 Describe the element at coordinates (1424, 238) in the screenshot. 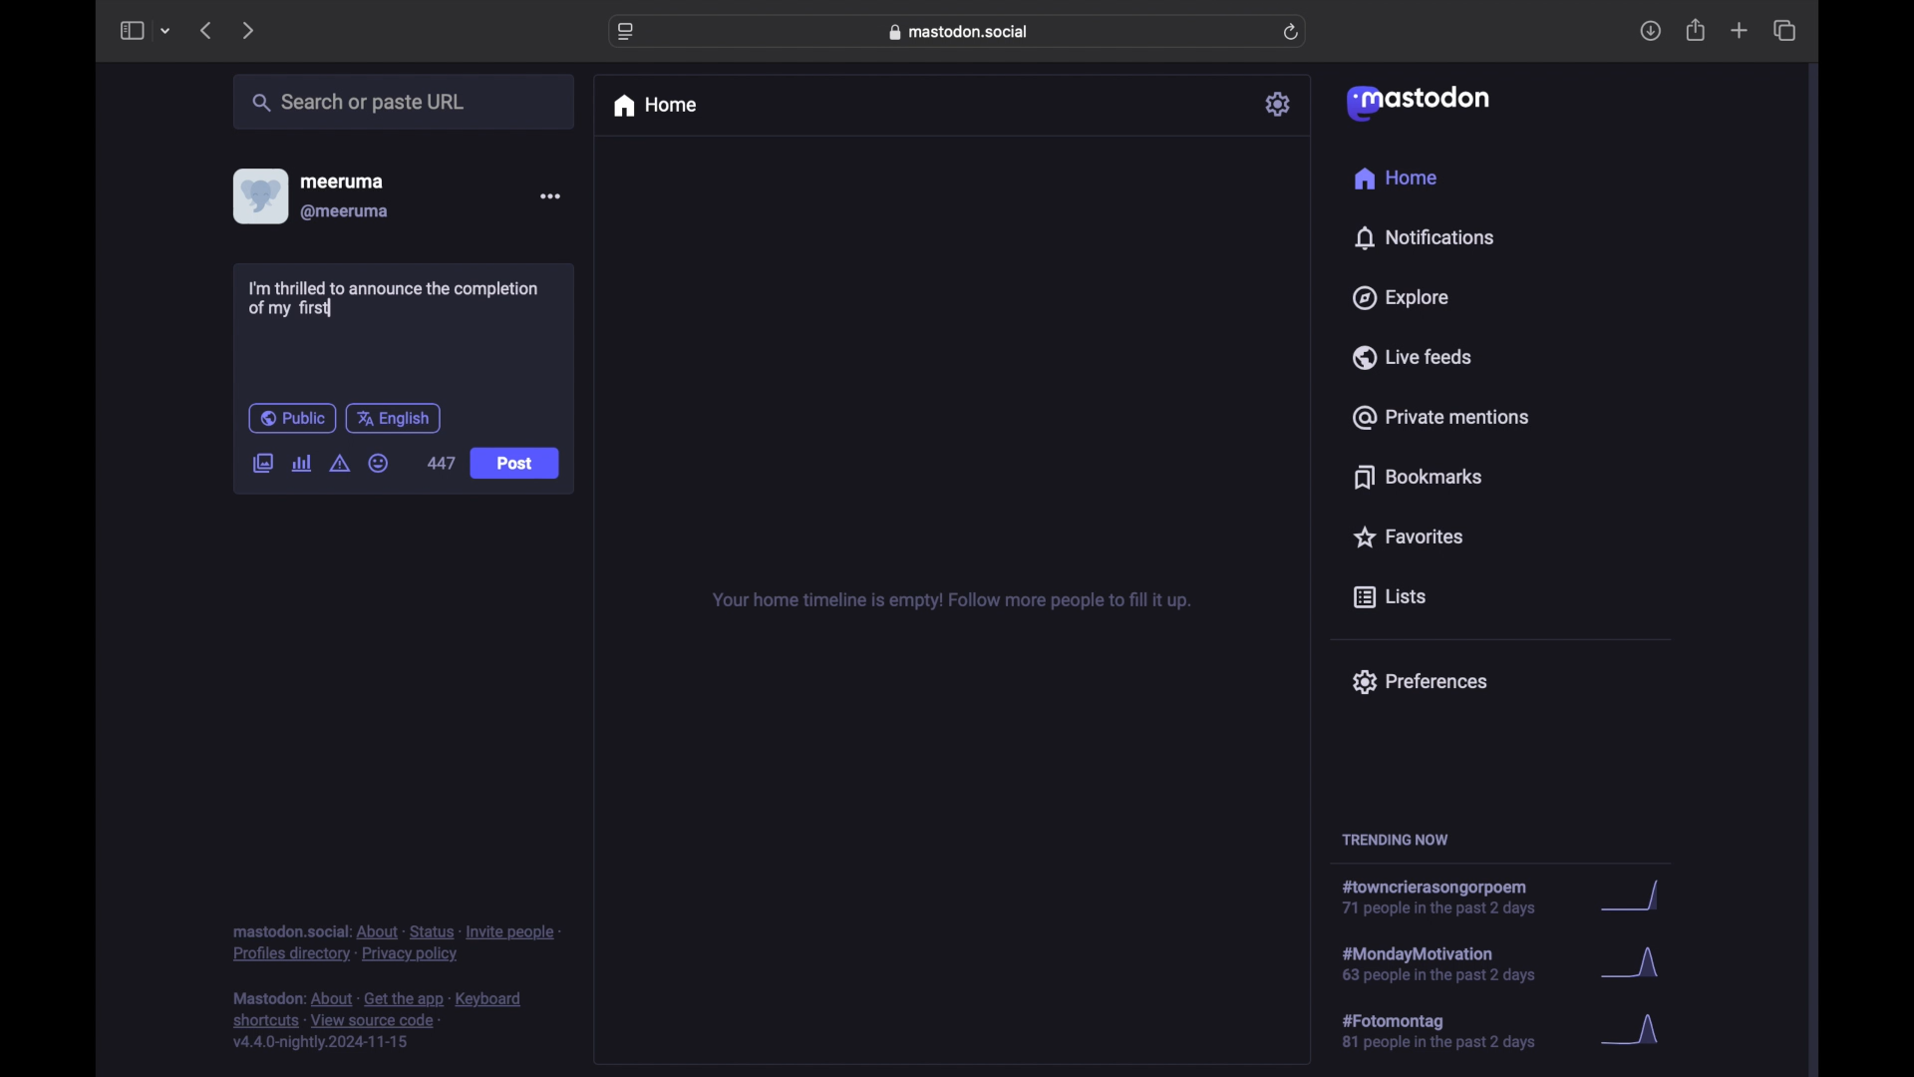

I see `notifications` at that location.